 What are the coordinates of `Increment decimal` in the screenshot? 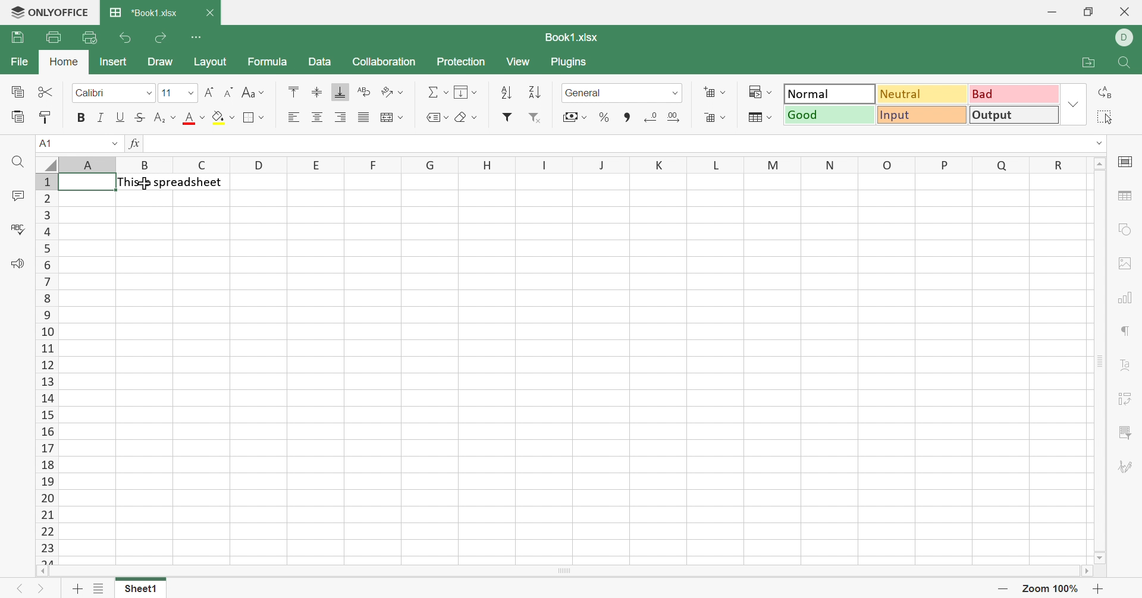 It's located at (674, 116).